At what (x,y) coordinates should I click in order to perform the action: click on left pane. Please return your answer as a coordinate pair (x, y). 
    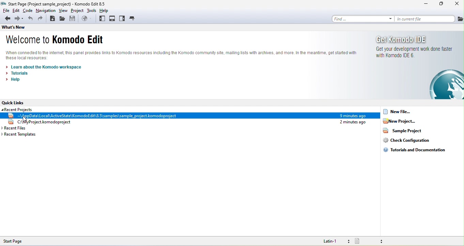
    Looking at the image, I should click on (102, 18).